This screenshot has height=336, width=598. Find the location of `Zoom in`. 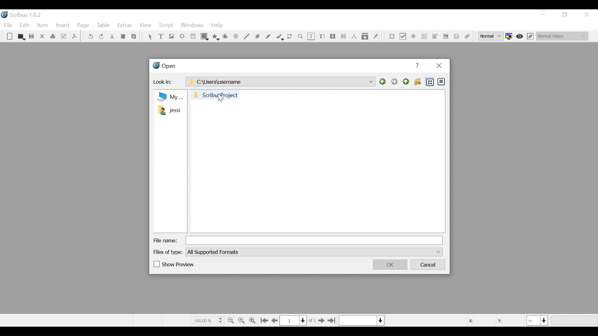

Zoom in is located at coordinates (254, 320).